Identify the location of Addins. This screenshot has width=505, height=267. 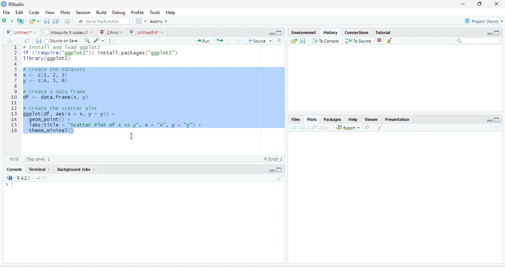
(158, 21).